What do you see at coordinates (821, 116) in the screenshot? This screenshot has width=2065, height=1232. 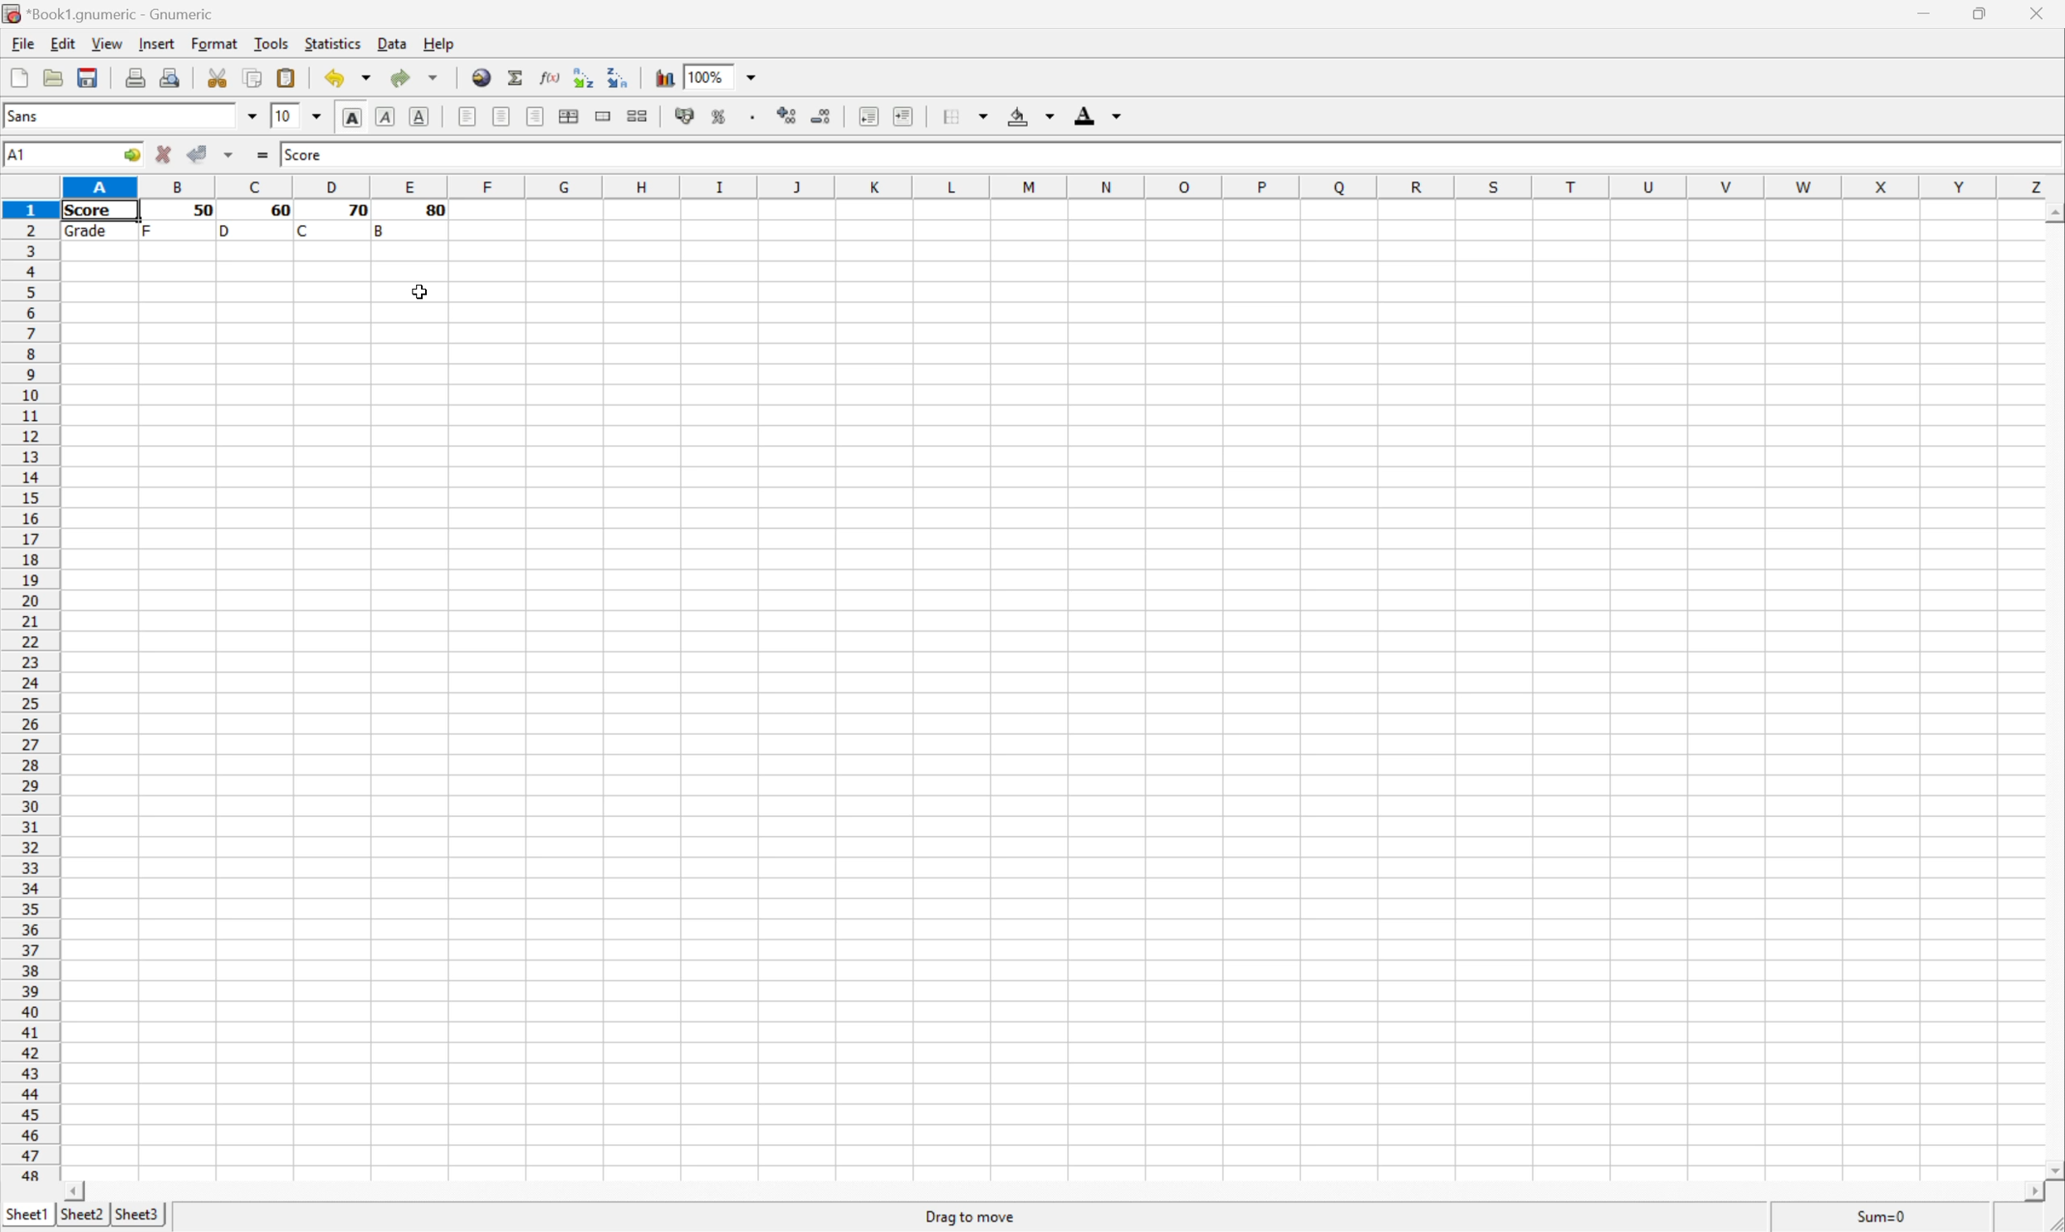 I see `Decrease the number of decimals displayed` at bounding box center [821, 116].